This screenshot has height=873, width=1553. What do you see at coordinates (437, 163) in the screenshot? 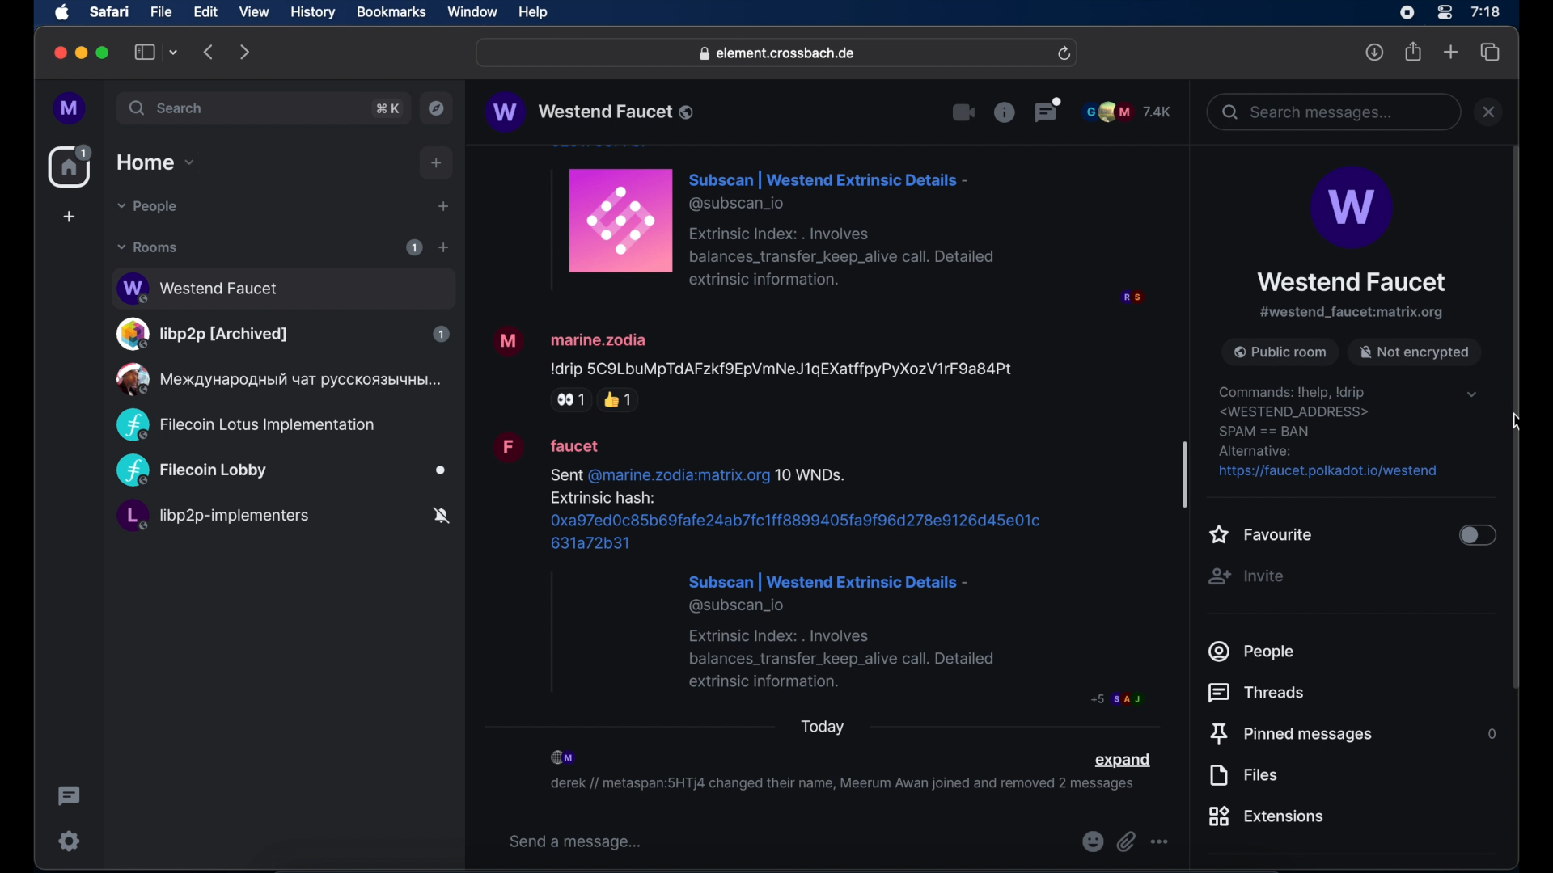
I see `add` at bounding box center [437, 163].